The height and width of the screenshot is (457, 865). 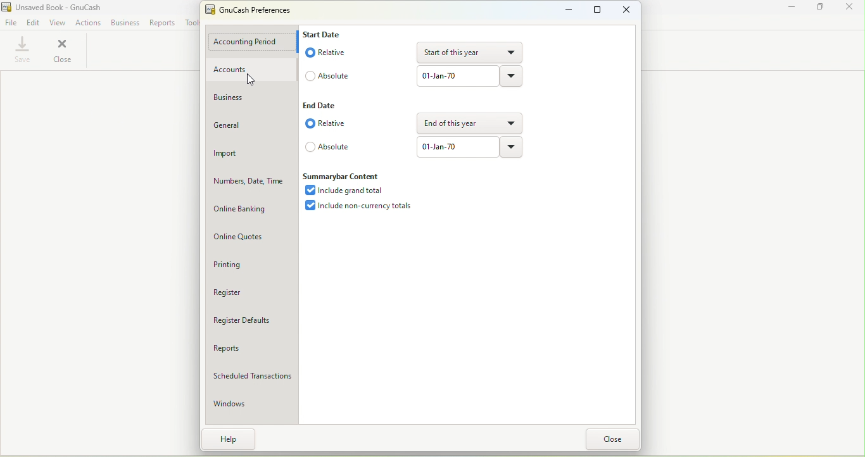 I want to click on Close, so click(x=63, y=51).